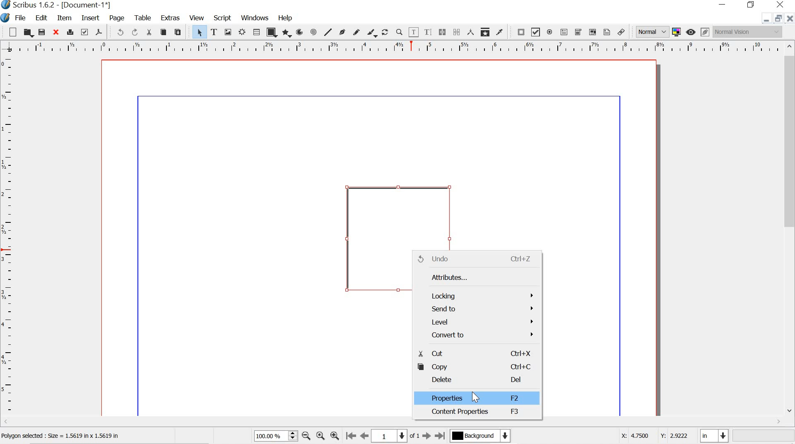  I want to click on rotate item, so click(385, 32).